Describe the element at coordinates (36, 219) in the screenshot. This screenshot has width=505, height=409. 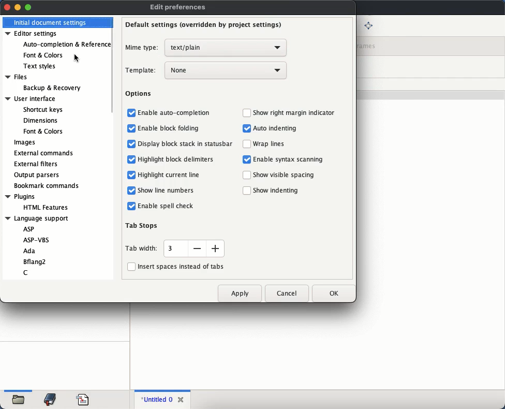
I see `language support` at that location.